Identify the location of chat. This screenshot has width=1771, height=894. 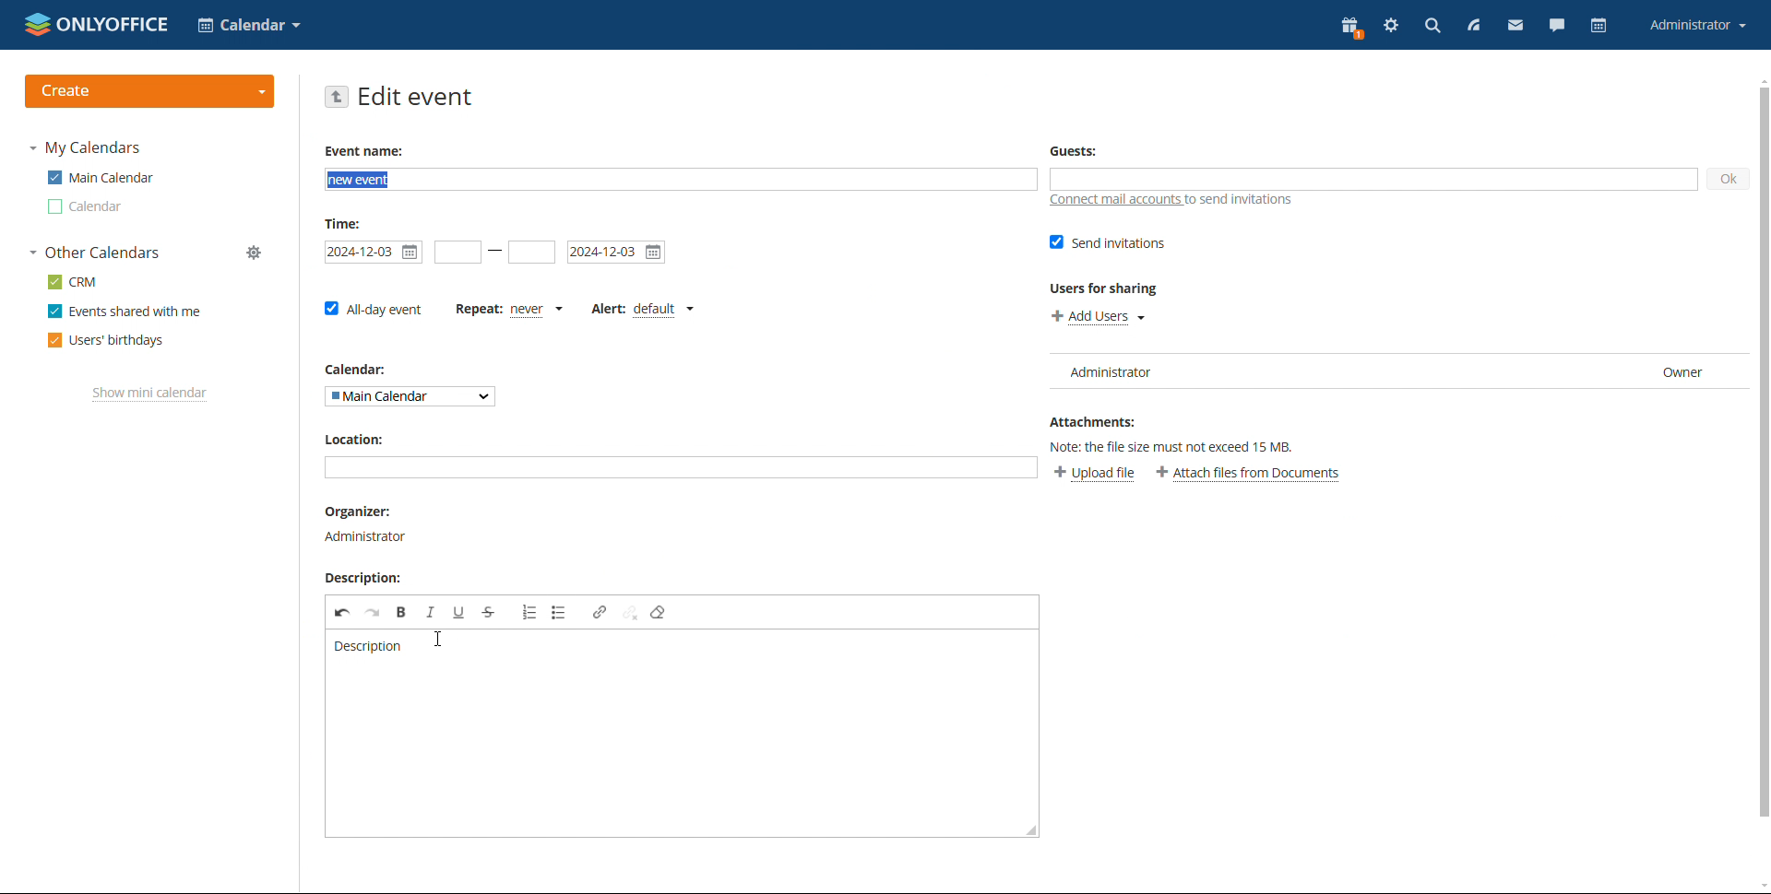
(1558, 26).